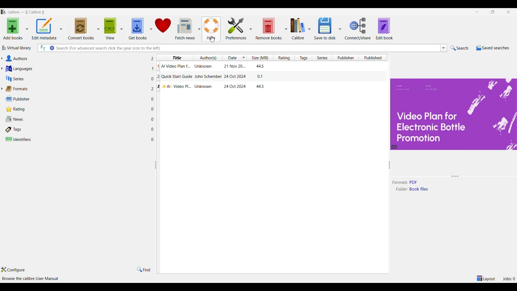 The image size is (517, 291). What do you see at coordinates (455, 176) in the screenshot?
I see `Change height of panels attached to this line` at bounding box center [455, 176].